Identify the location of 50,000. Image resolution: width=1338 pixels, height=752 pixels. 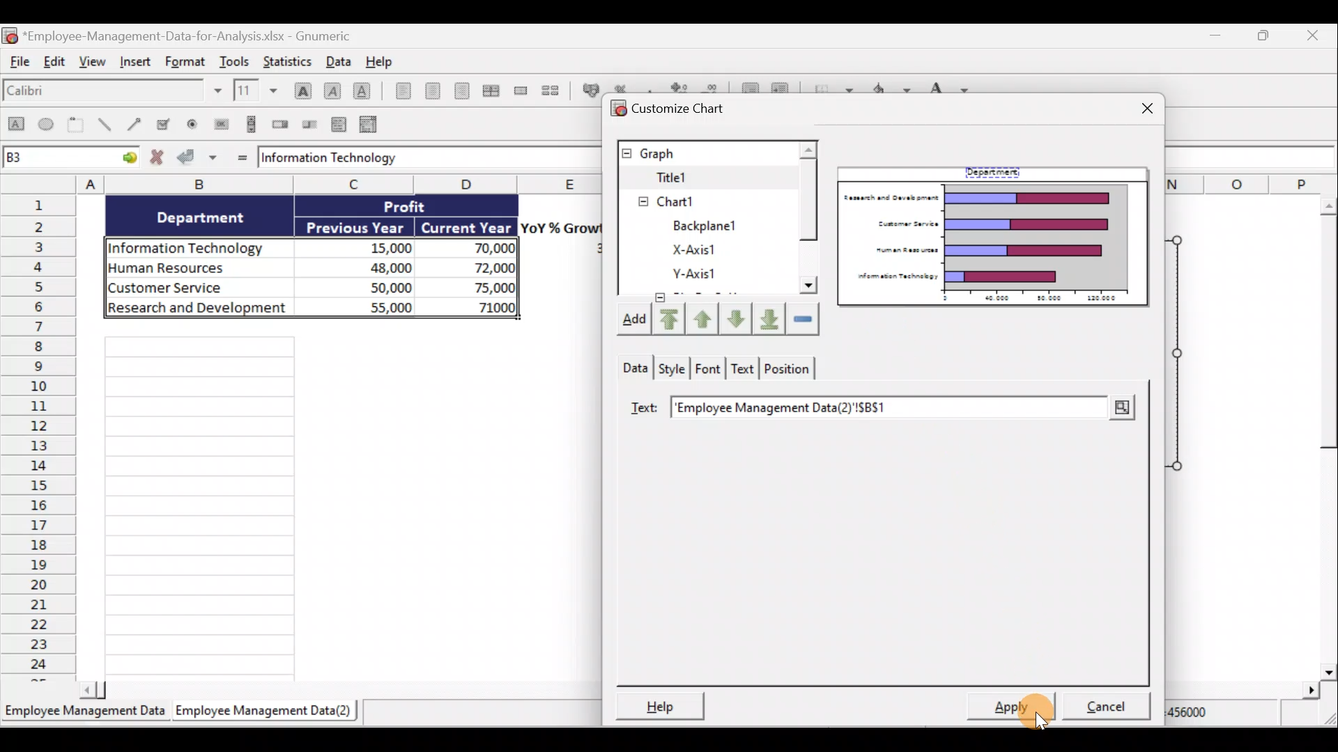
(376, 286).